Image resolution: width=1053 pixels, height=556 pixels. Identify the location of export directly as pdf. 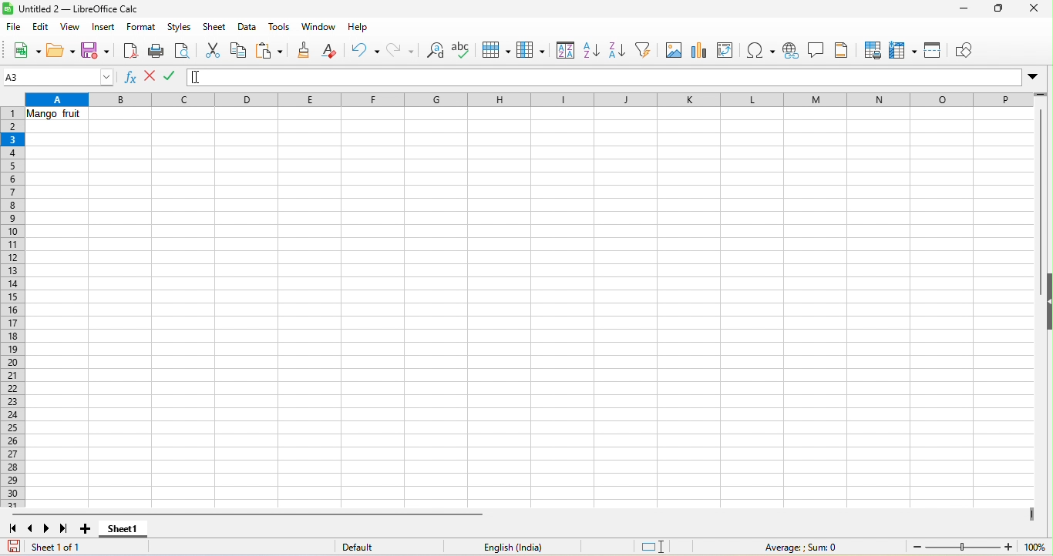
(130, 49).